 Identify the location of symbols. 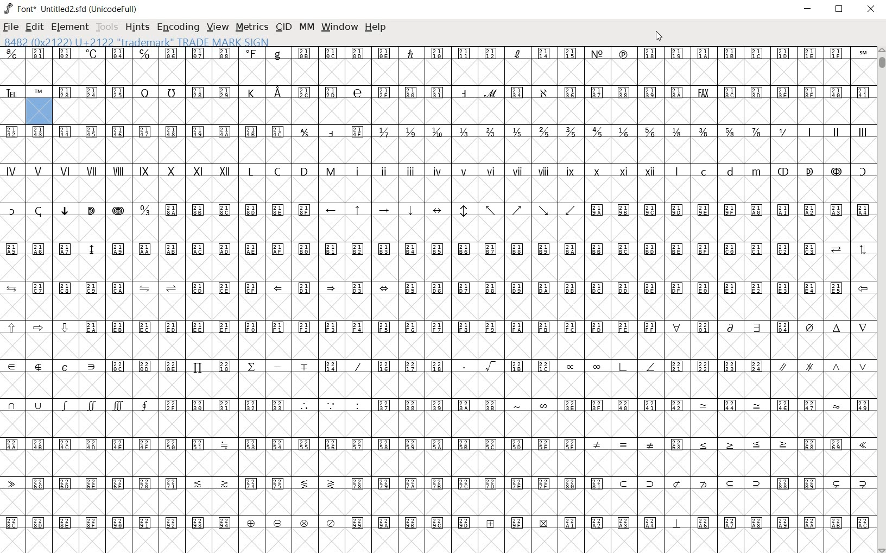
(438, 85).